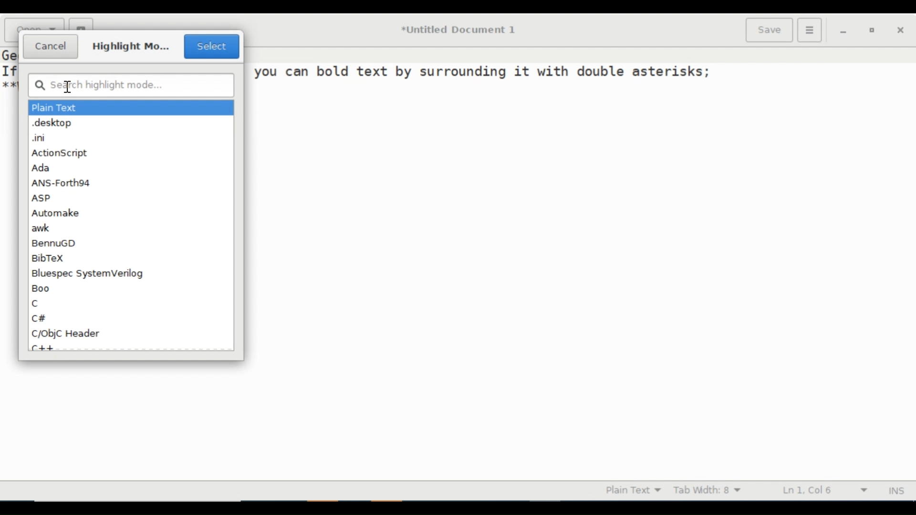 This screenshot has width=916, height=515. I want to click on awk, so click(42, 227).